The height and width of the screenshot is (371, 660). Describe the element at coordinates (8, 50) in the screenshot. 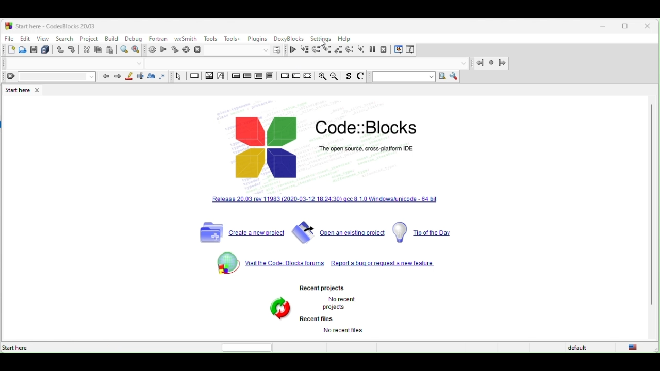

I see `new` at that location.